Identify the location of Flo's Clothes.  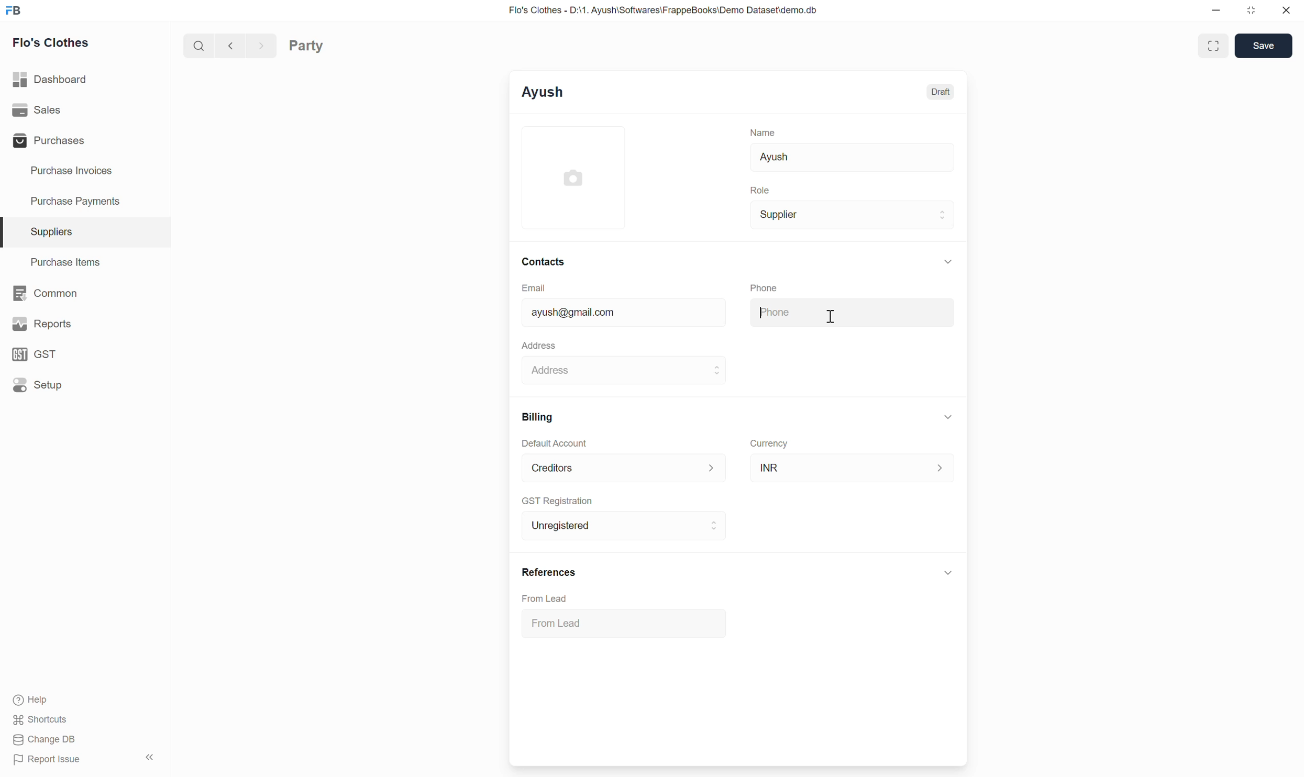
(51, 42).